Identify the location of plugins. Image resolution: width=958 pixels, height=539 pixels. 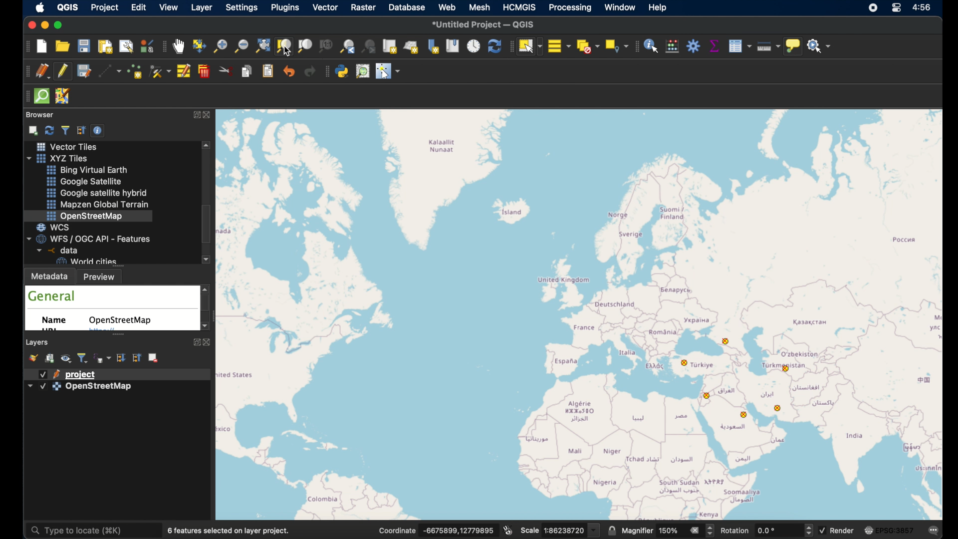
(285, 8).